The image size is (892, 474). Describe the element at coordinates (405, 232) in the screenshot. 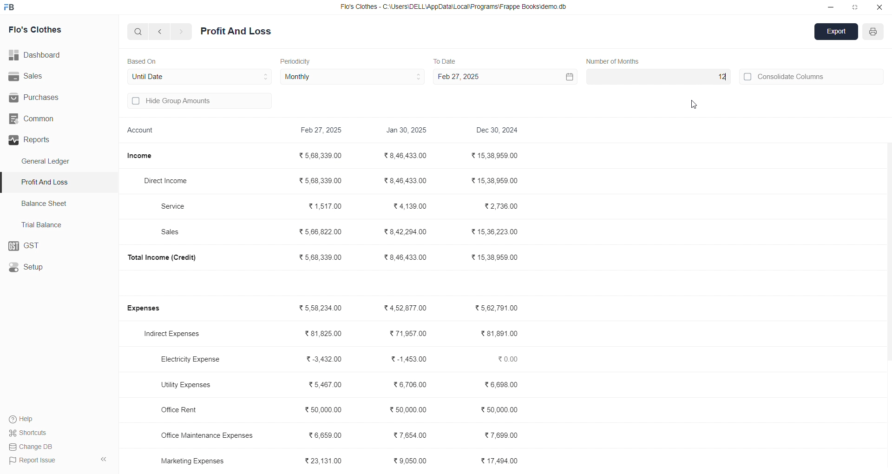

I see `₹8,42,294.00` at that location.